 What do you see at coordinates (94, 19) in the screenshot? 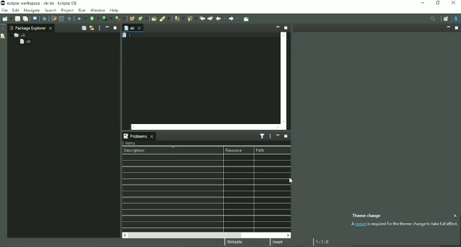
I see `Run` at bounding box center [94, 19].